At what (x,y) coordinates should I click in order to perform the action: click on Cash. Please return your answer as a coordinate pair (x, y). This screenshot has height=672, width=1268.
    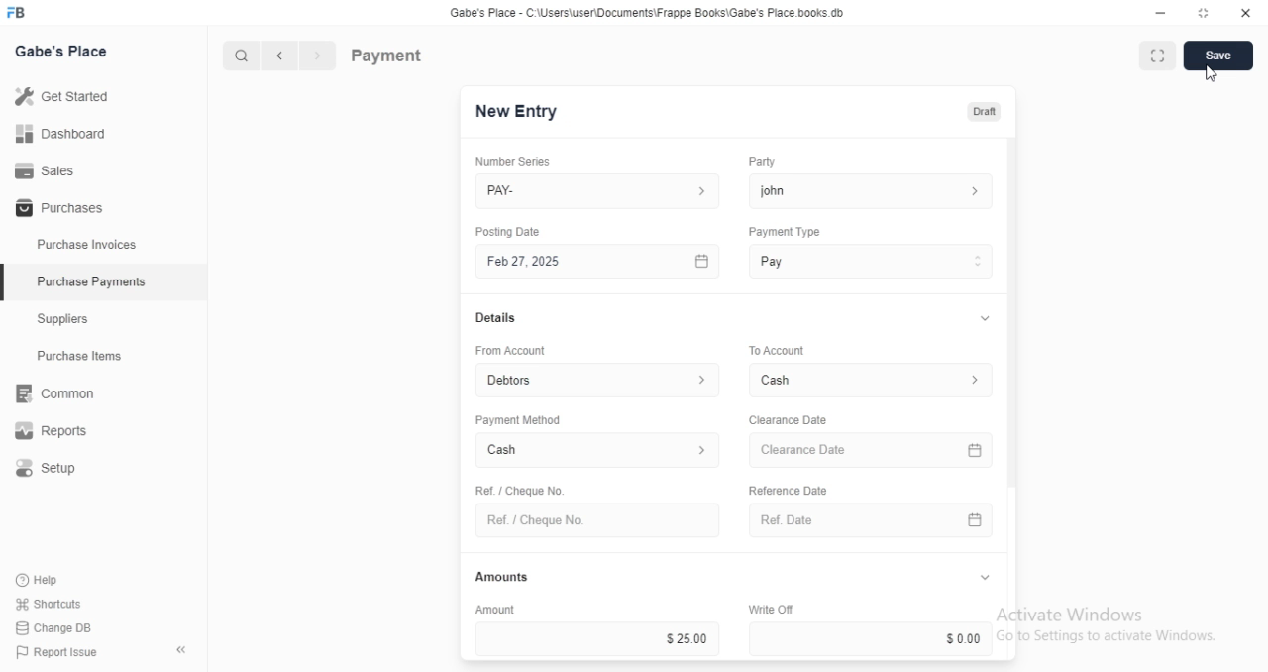
    Looking at the image, I should click on (598, 452).